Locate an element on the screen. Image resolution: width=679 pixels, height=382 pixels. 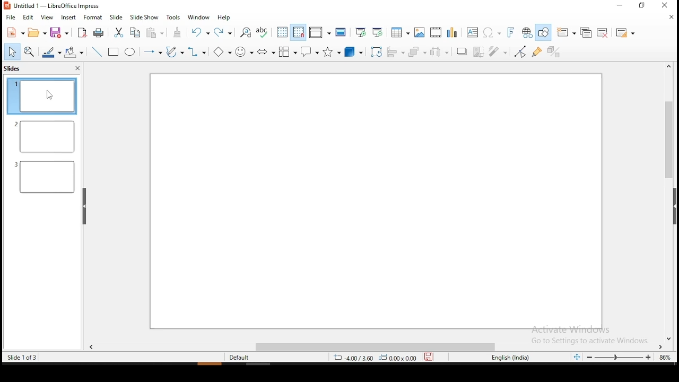
toggle extrusion is located at coordinates (555, 53).